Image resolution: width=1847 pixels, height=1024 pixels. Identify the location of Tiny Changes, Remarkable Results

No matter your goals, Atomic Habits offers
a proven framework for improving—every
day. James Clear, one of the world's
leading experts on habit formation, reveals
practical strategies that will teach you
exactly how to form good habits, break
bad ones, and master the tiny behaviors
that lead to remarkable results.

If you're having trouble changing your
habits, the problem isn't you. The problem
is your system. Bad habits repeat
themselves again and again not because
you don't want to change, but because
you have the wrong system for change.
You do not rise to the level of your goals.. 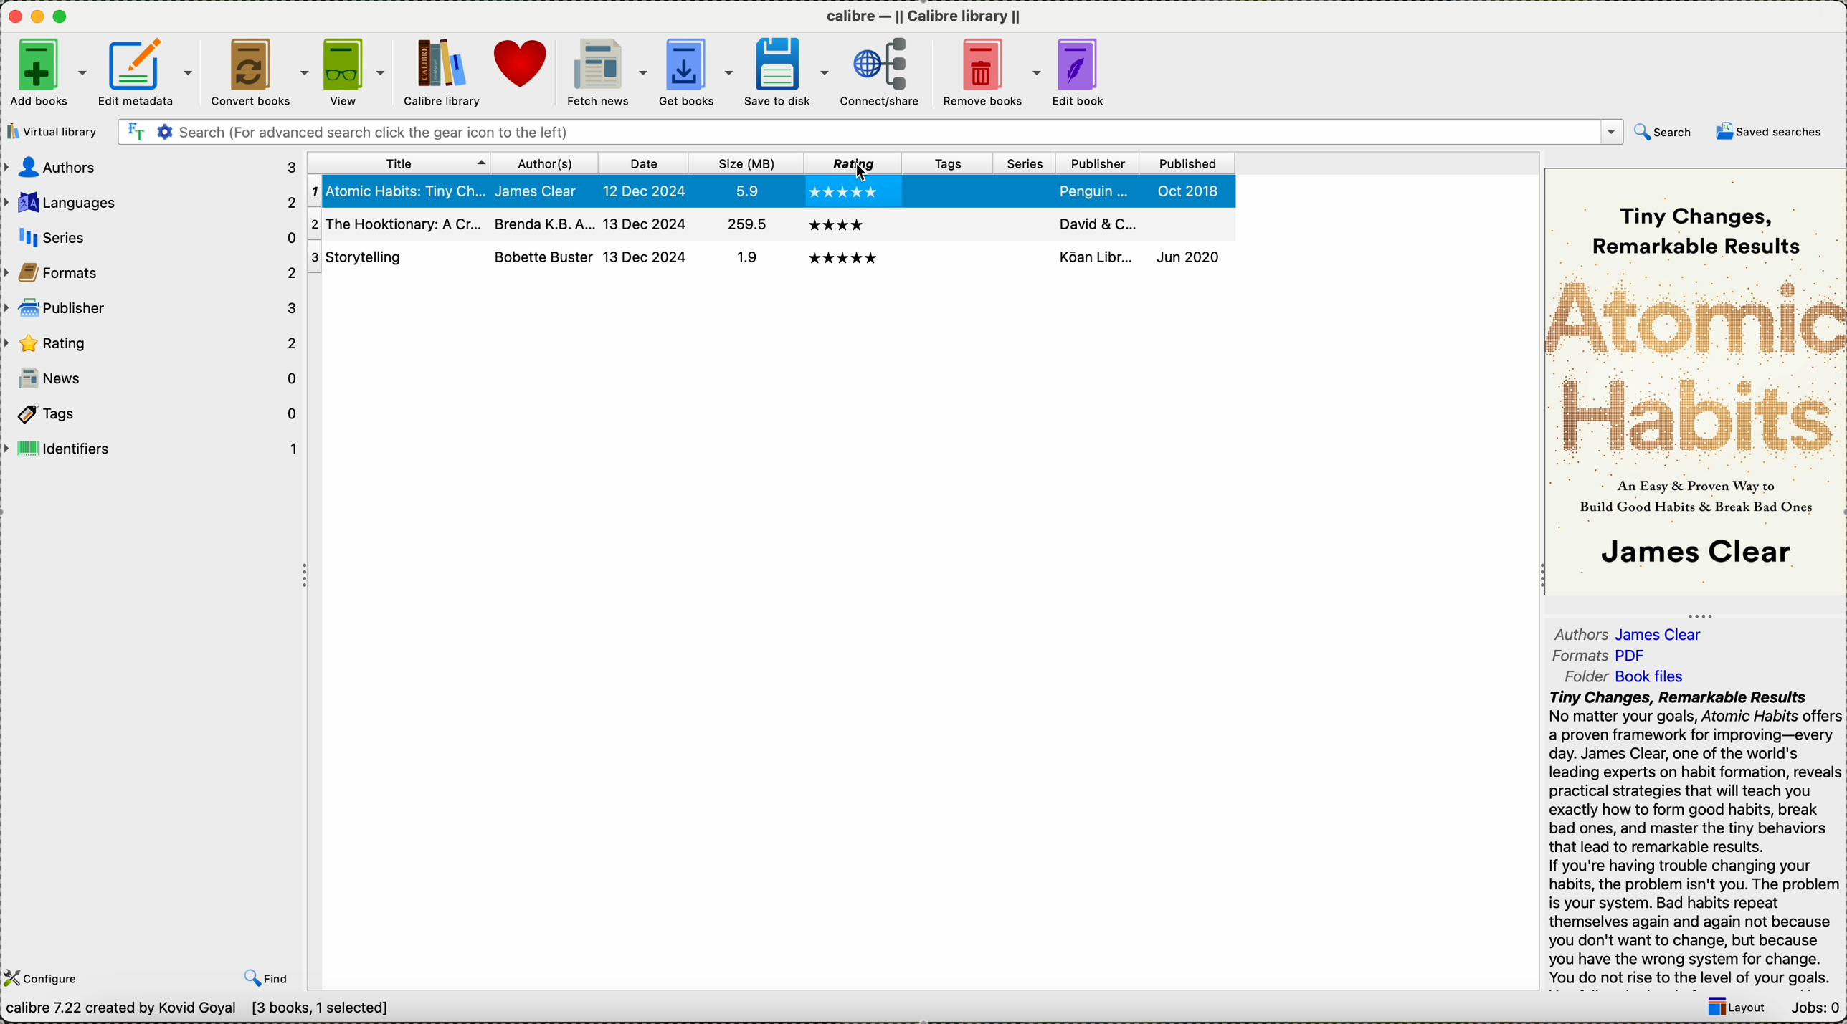
(1693, 839).